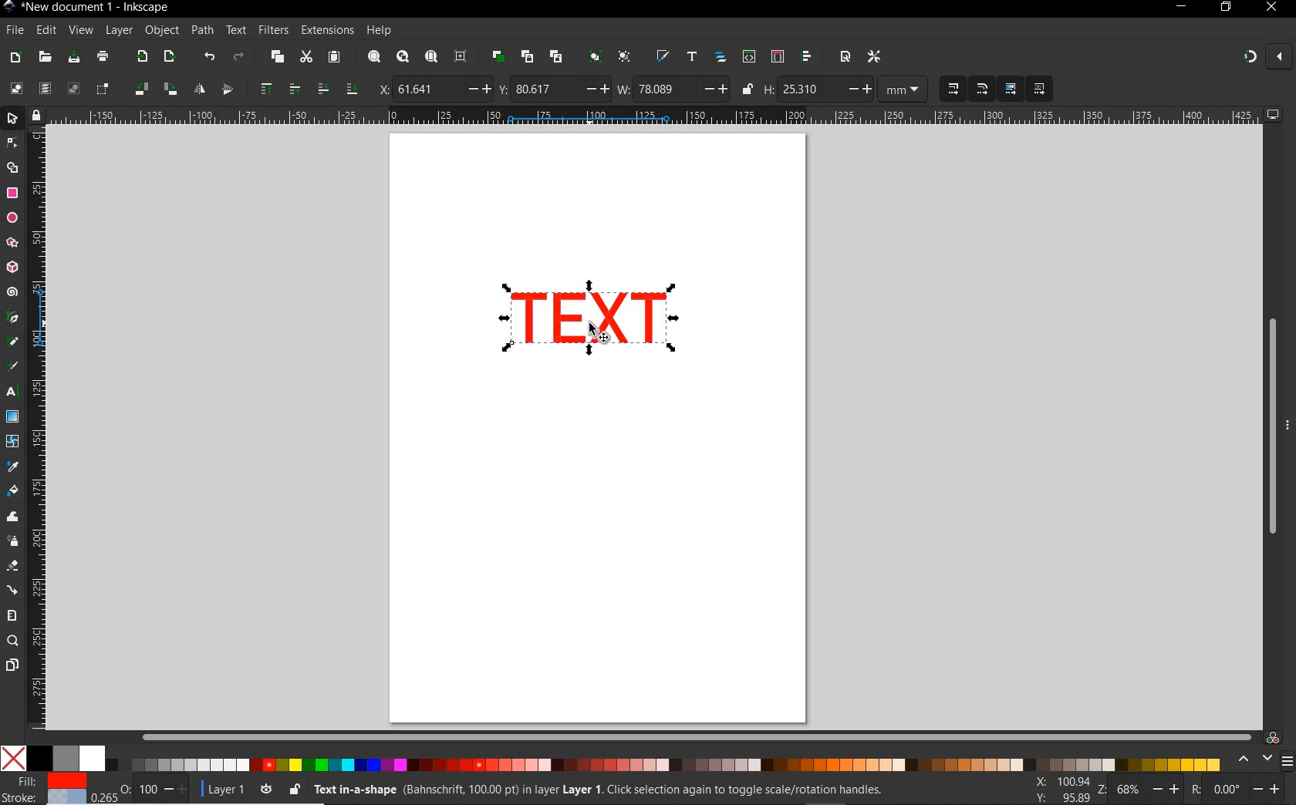 The height and width of the screenshot is (805, 1296). What do you see at coordinates (1060, 788) in the screenshot?
I see `cursor coordintes` at bounding box center [1060, 788].